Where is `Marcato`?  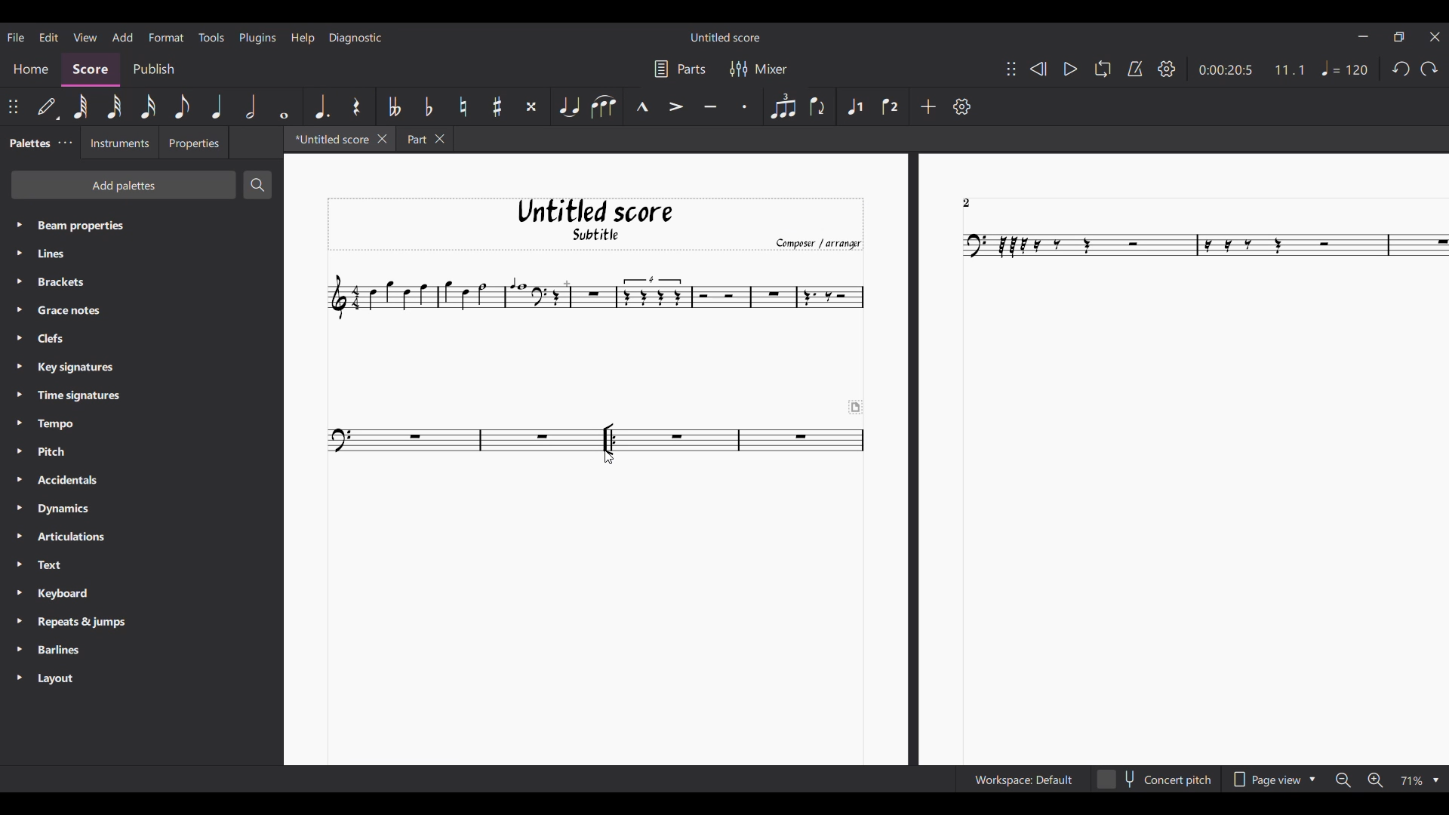 Marcato is located at coordinates (640, 106).